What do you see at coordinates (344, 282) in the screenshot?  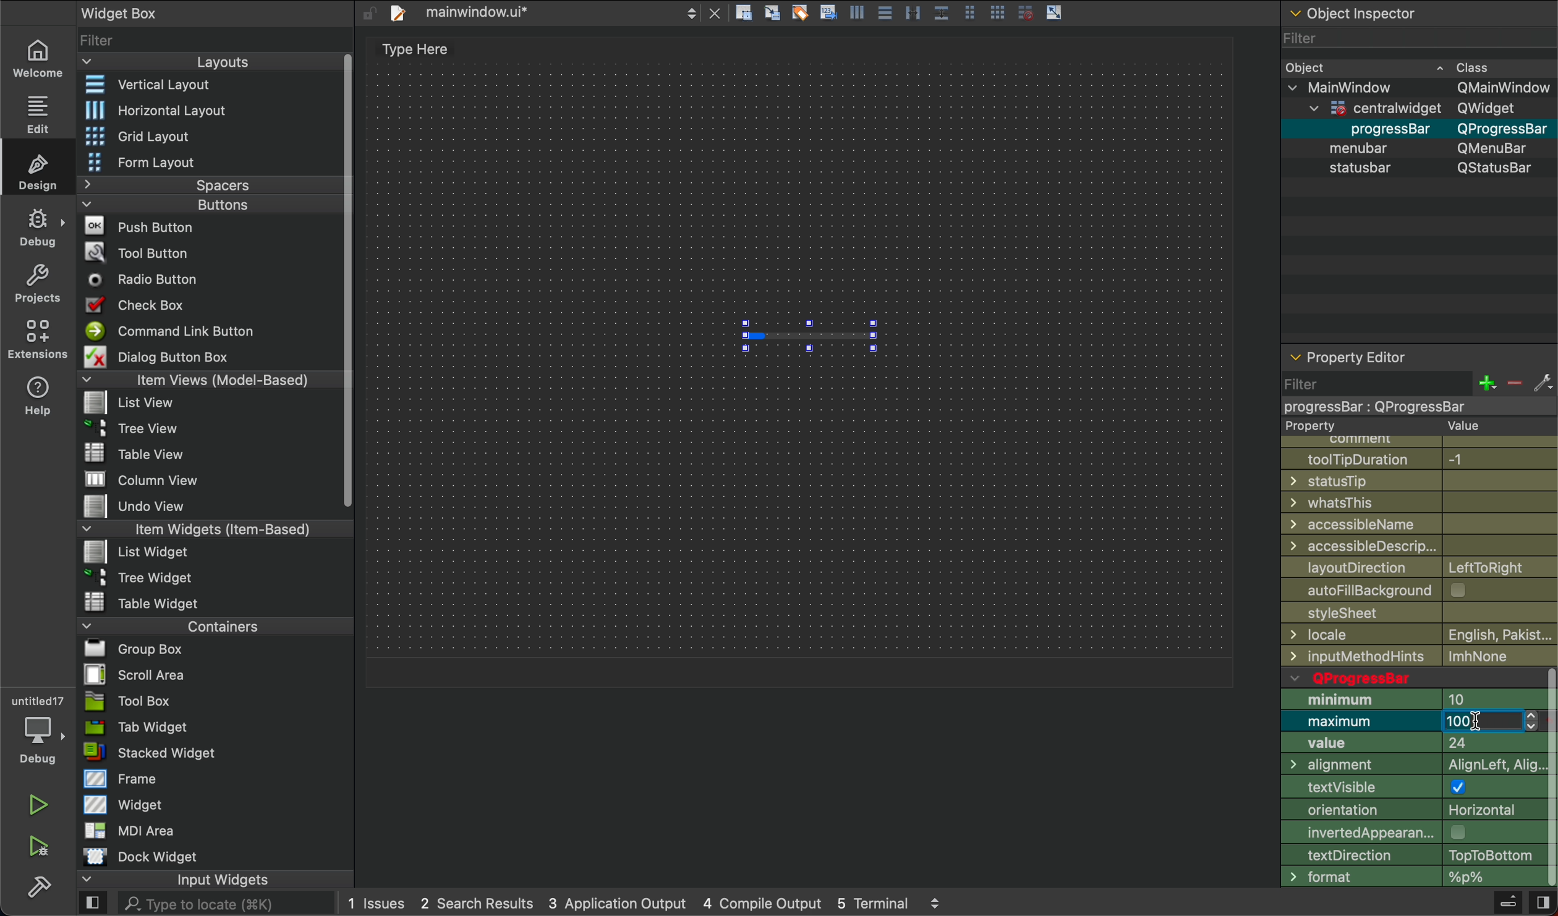 I see `Vertical Scroll` at bounding box center [344, 282].